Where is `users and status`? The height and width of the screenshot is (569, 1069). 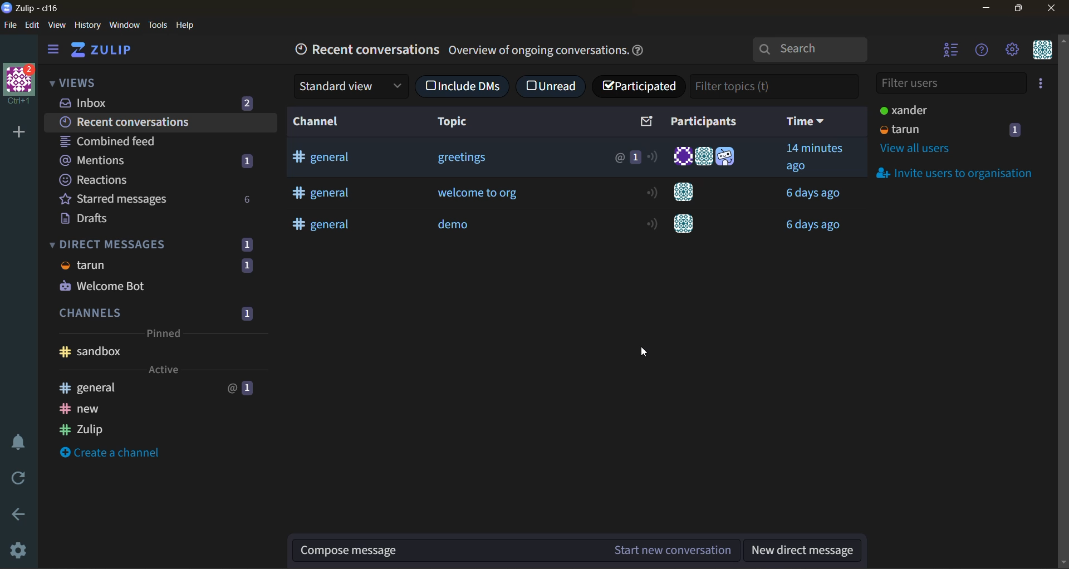
users and status is located at coordinates (949, 119).